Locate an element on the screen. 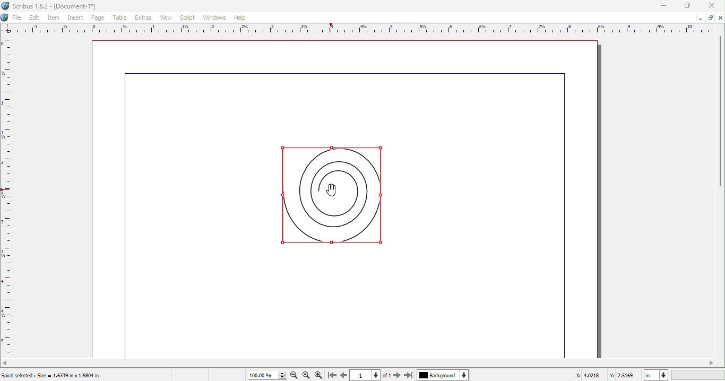 The image size is (725, 381). change background is located at coordinates (464, 375).